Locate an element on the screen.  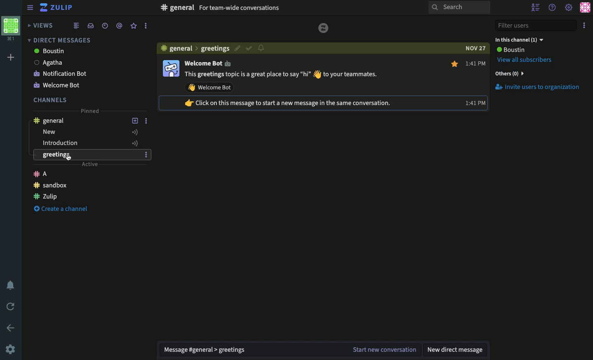
Create a channel is located at coordinates (63, 208).